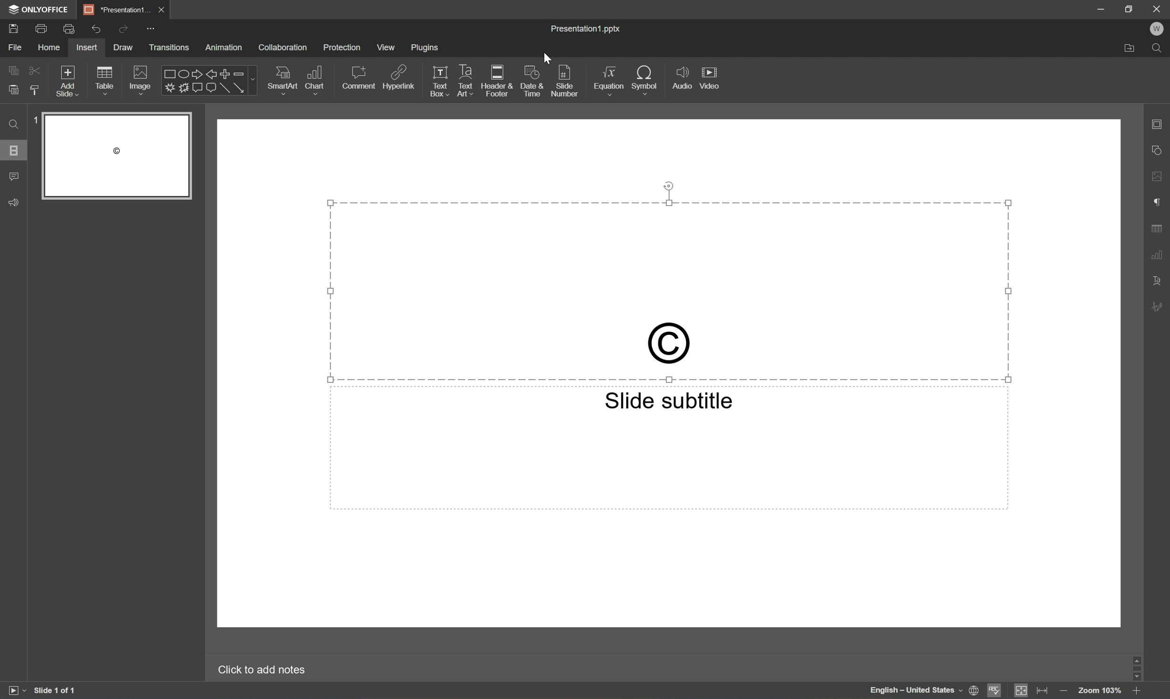  I want to click on Insert, so click(88, 47).